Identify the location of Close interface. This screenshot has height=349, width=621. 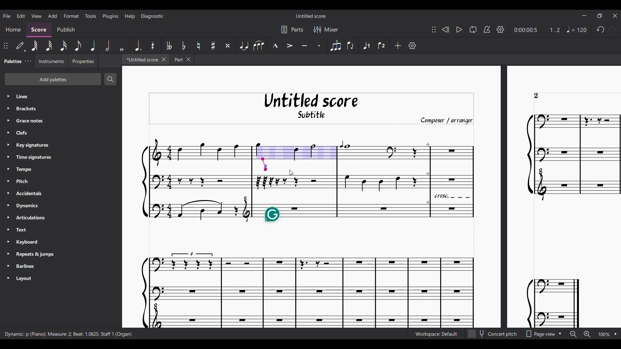
(615, 16).